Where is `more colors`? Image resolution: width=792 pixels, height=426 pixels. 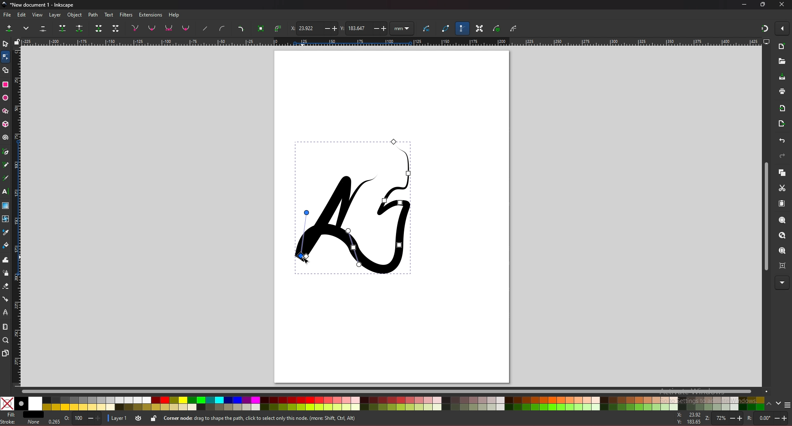
more colors is located at coordinates (787, 404).